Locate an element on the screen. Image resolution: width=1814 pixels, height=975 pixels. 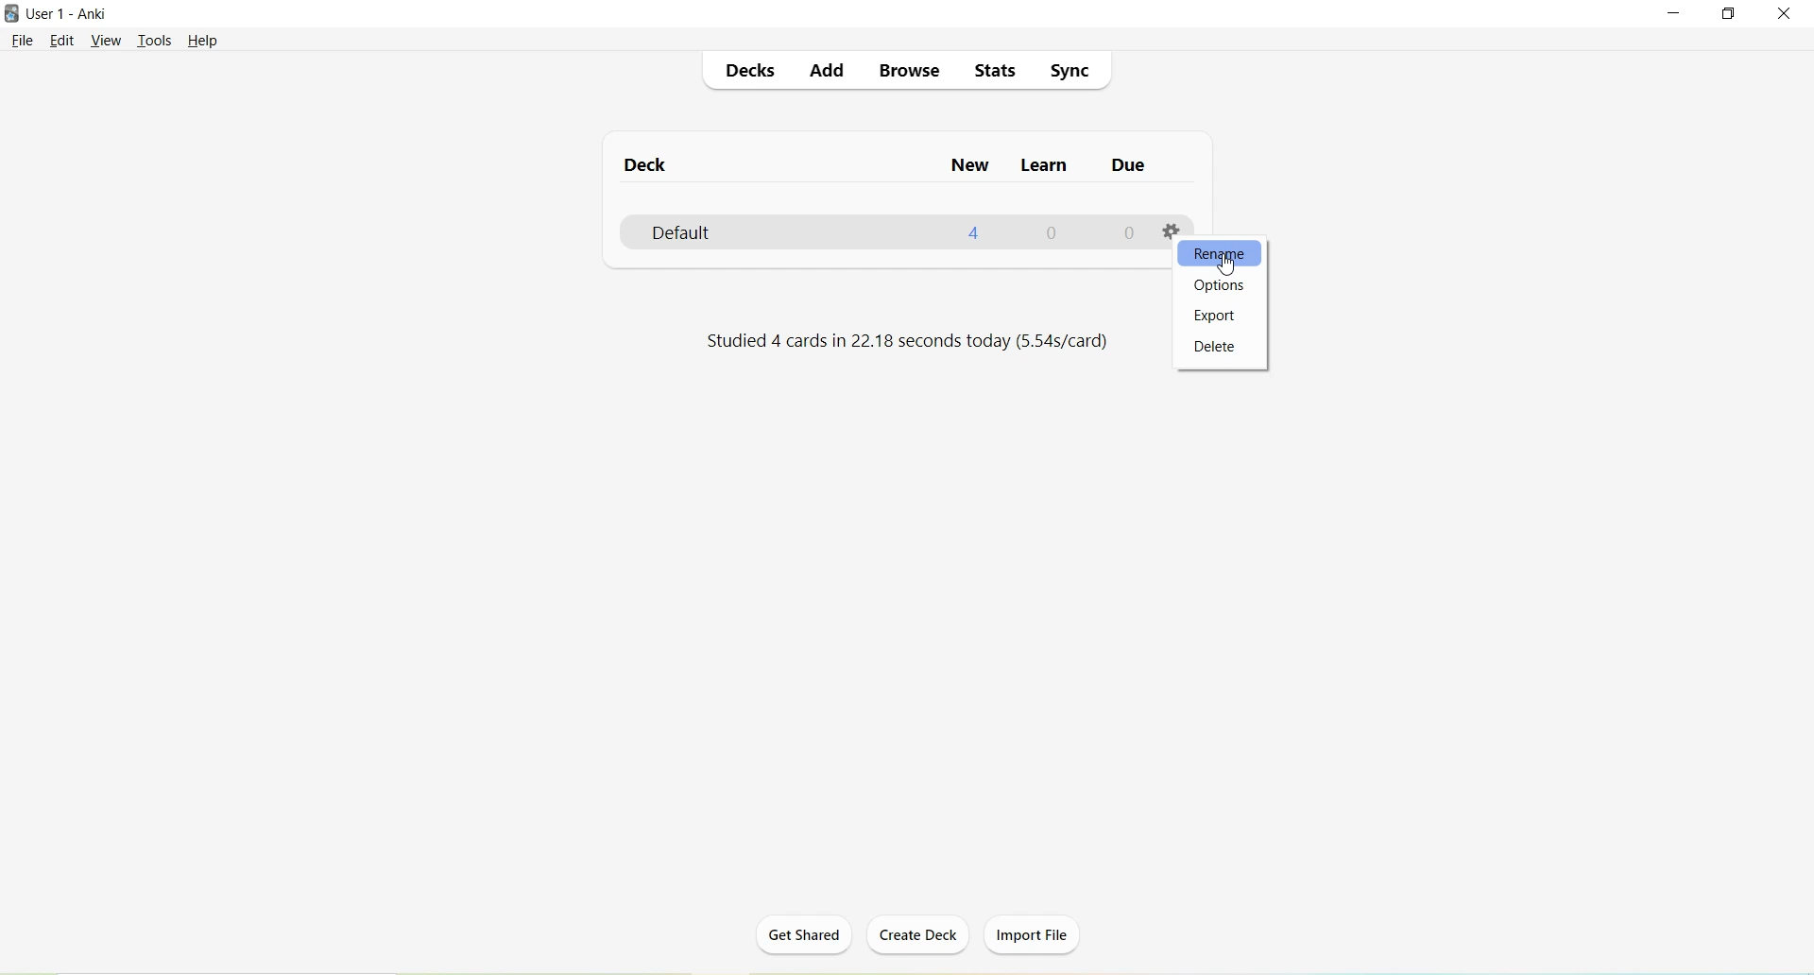
Tools is located at coordinates (154, 42).